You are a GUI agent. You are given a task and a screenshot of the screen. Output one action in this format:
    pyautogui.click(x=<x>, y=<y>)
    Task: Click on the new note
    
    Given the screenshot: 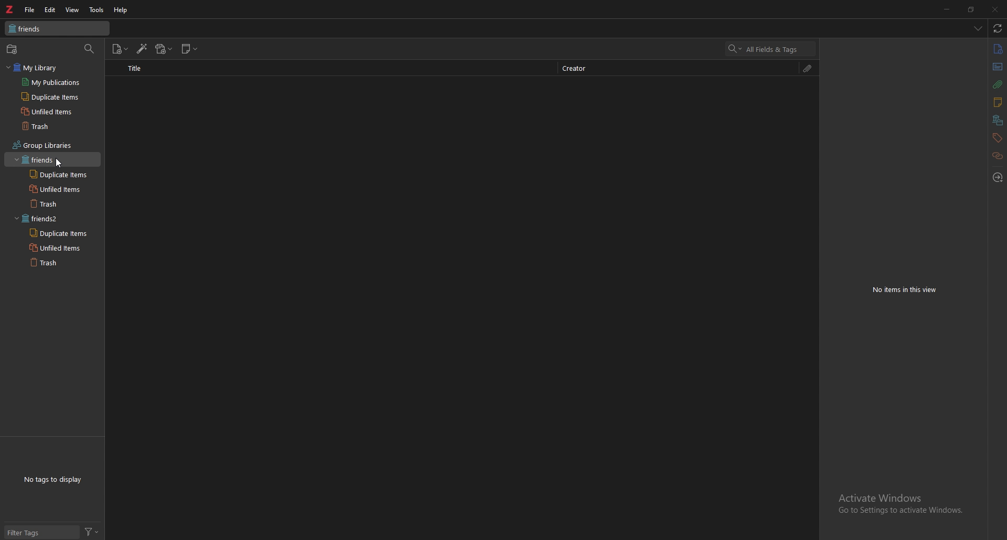 What is the action you would take?
    pyautogui.click(x=191, y=48)
    